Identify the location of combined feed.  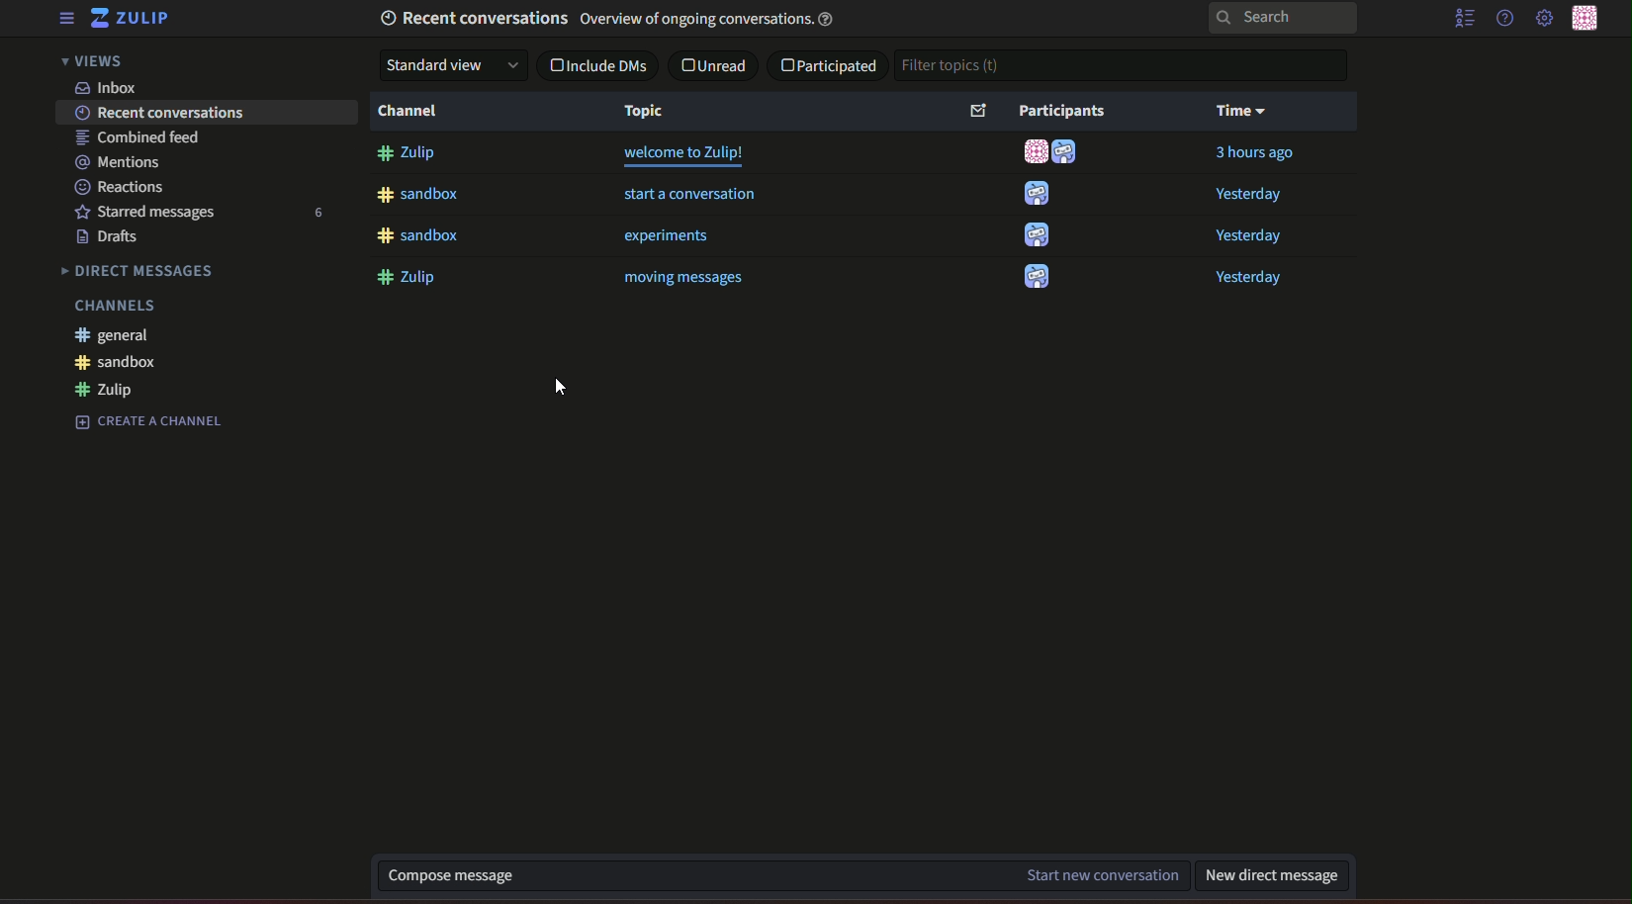
(135, 138).